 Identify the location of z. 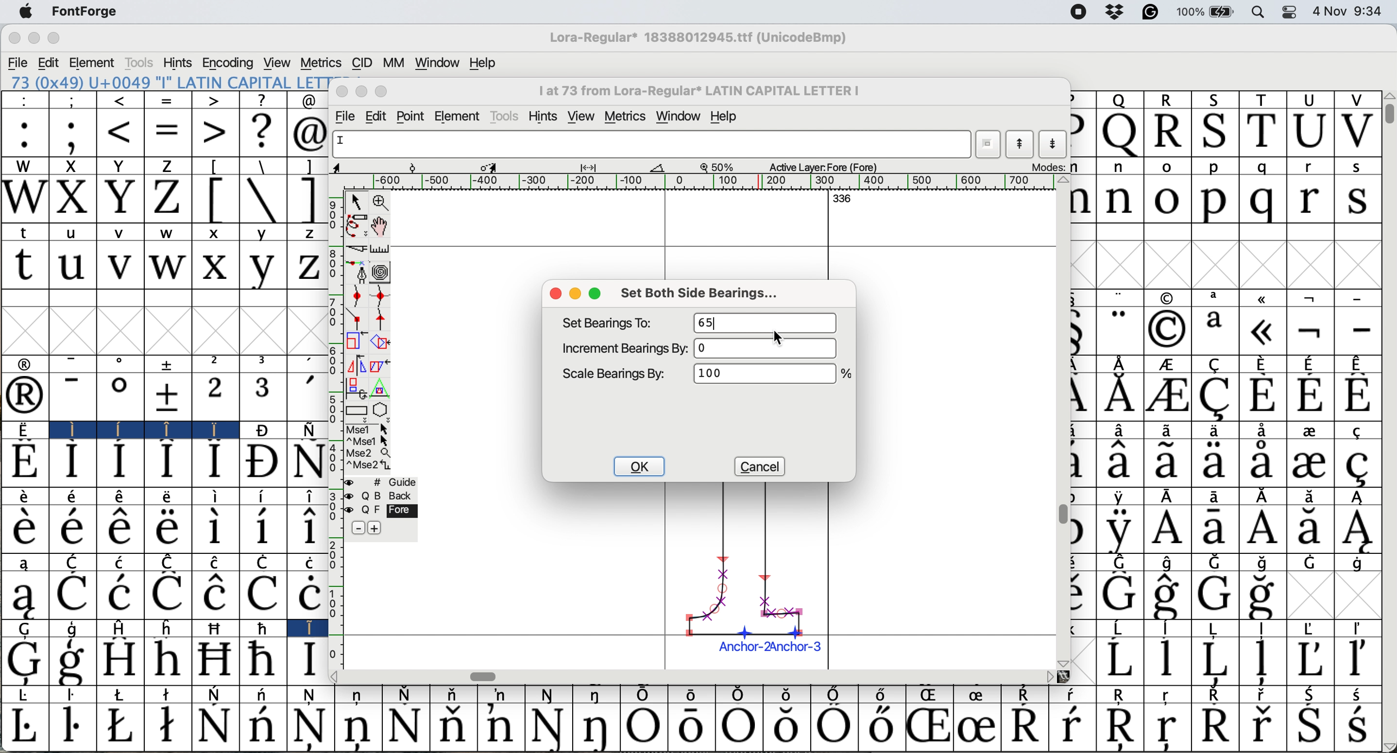
(306, 234).